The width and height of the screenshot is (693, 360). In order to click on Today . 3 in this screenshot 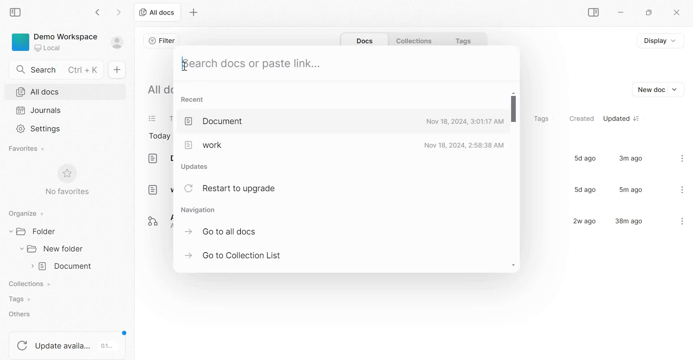, I will do `click(160, 137)`.